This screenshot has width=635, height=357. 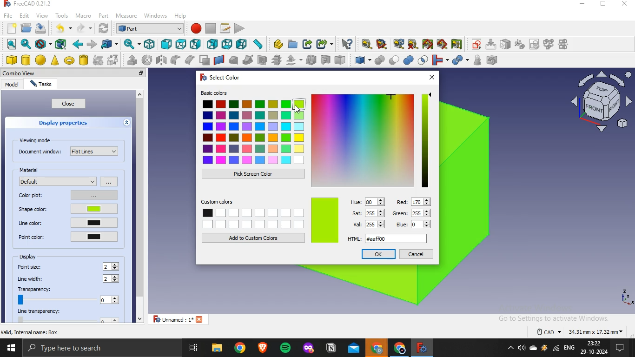 What do you see at coordinates (68, 223) in the screenshot?
I see `line color` at bounding box center [68, 223].